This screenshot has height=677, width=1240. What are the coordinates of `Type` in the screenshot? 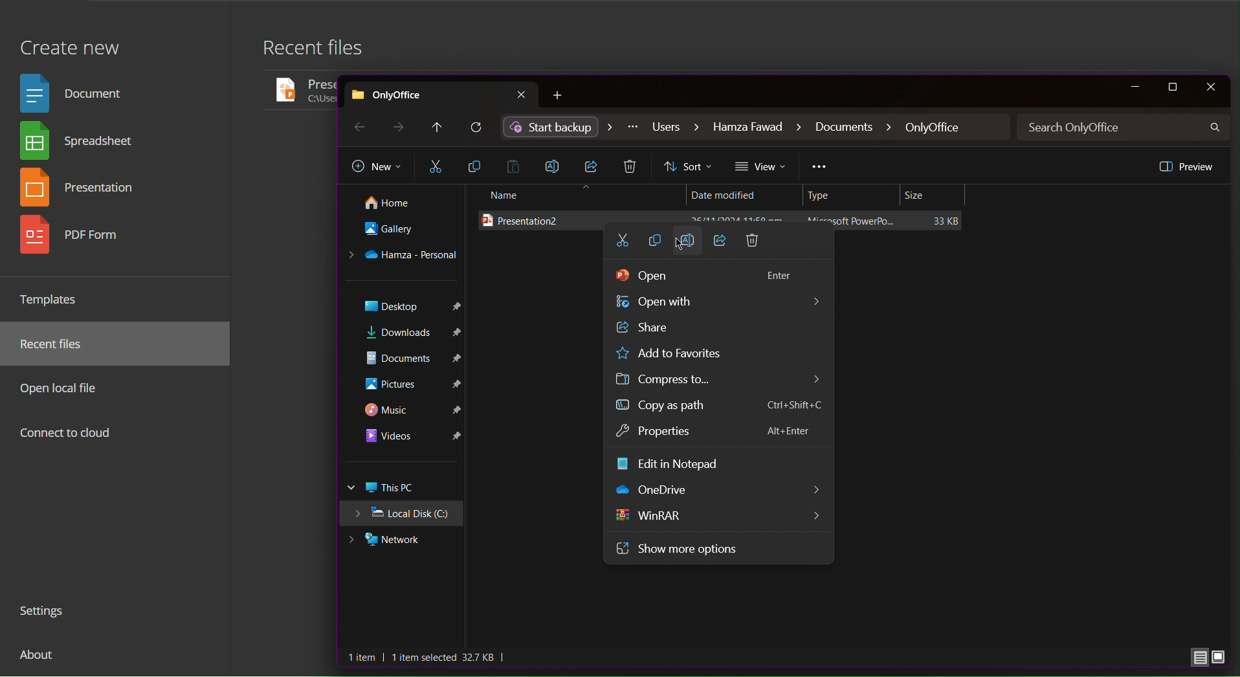 It's located at (854, 195).